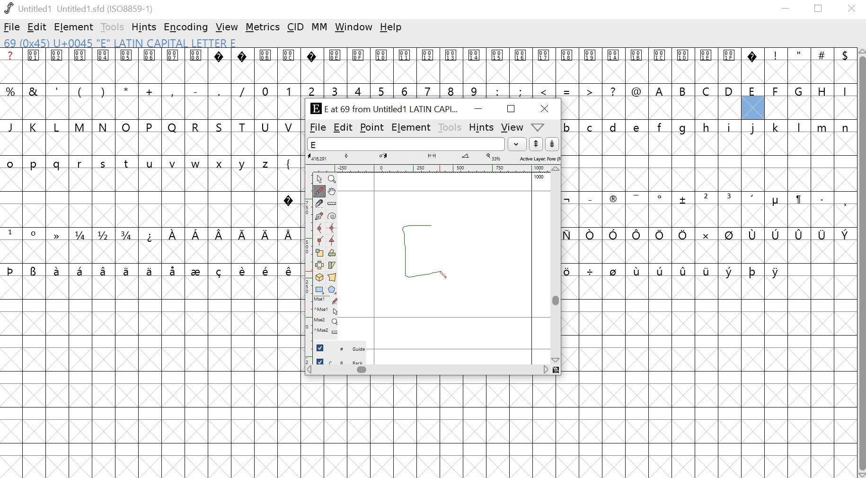 The height and width of the screenshot is (478, 866). Describe the element at coordinates (12, 28) in the screenshot. I see `file` at that location.